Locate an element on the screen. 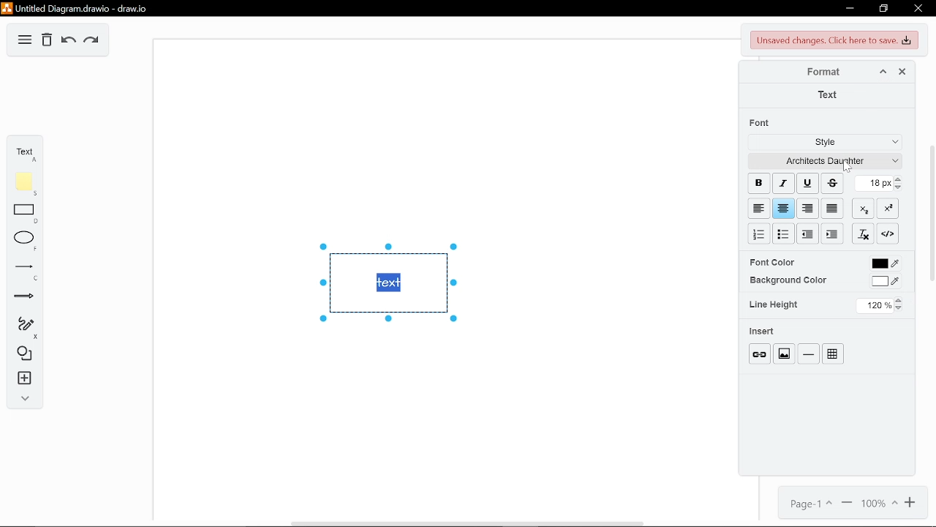  center is located at coordinates (783, 209).